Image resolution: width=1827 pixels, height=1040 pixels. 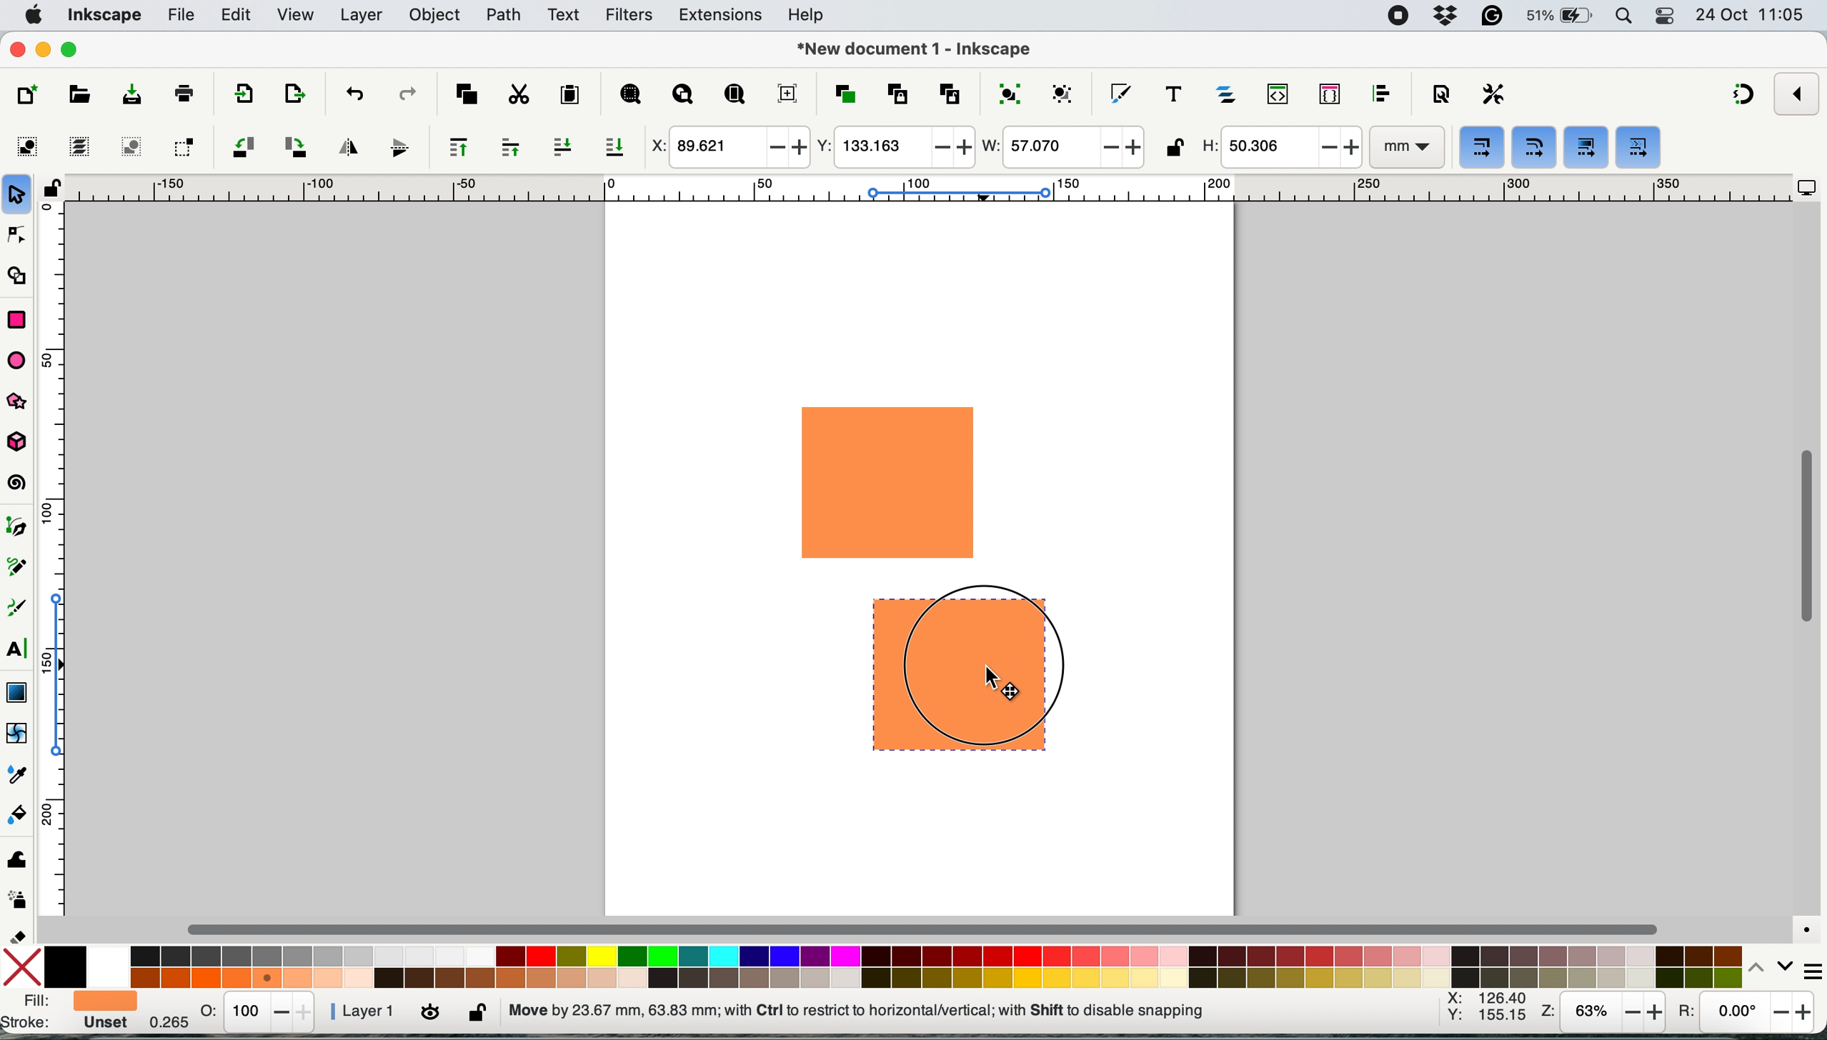 What do you see at coordinates (242, 149) in the screenshot?
I see `object rotate 90 ccw` at bounding box center [242, 149].